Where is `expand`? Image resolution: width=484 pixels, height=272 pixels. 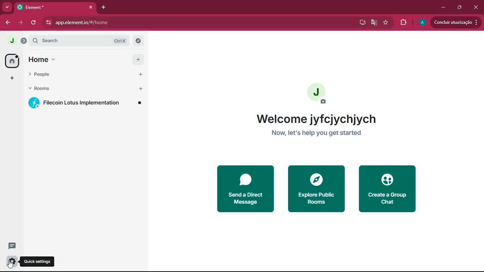
expand is located at coordinates (24, 41).